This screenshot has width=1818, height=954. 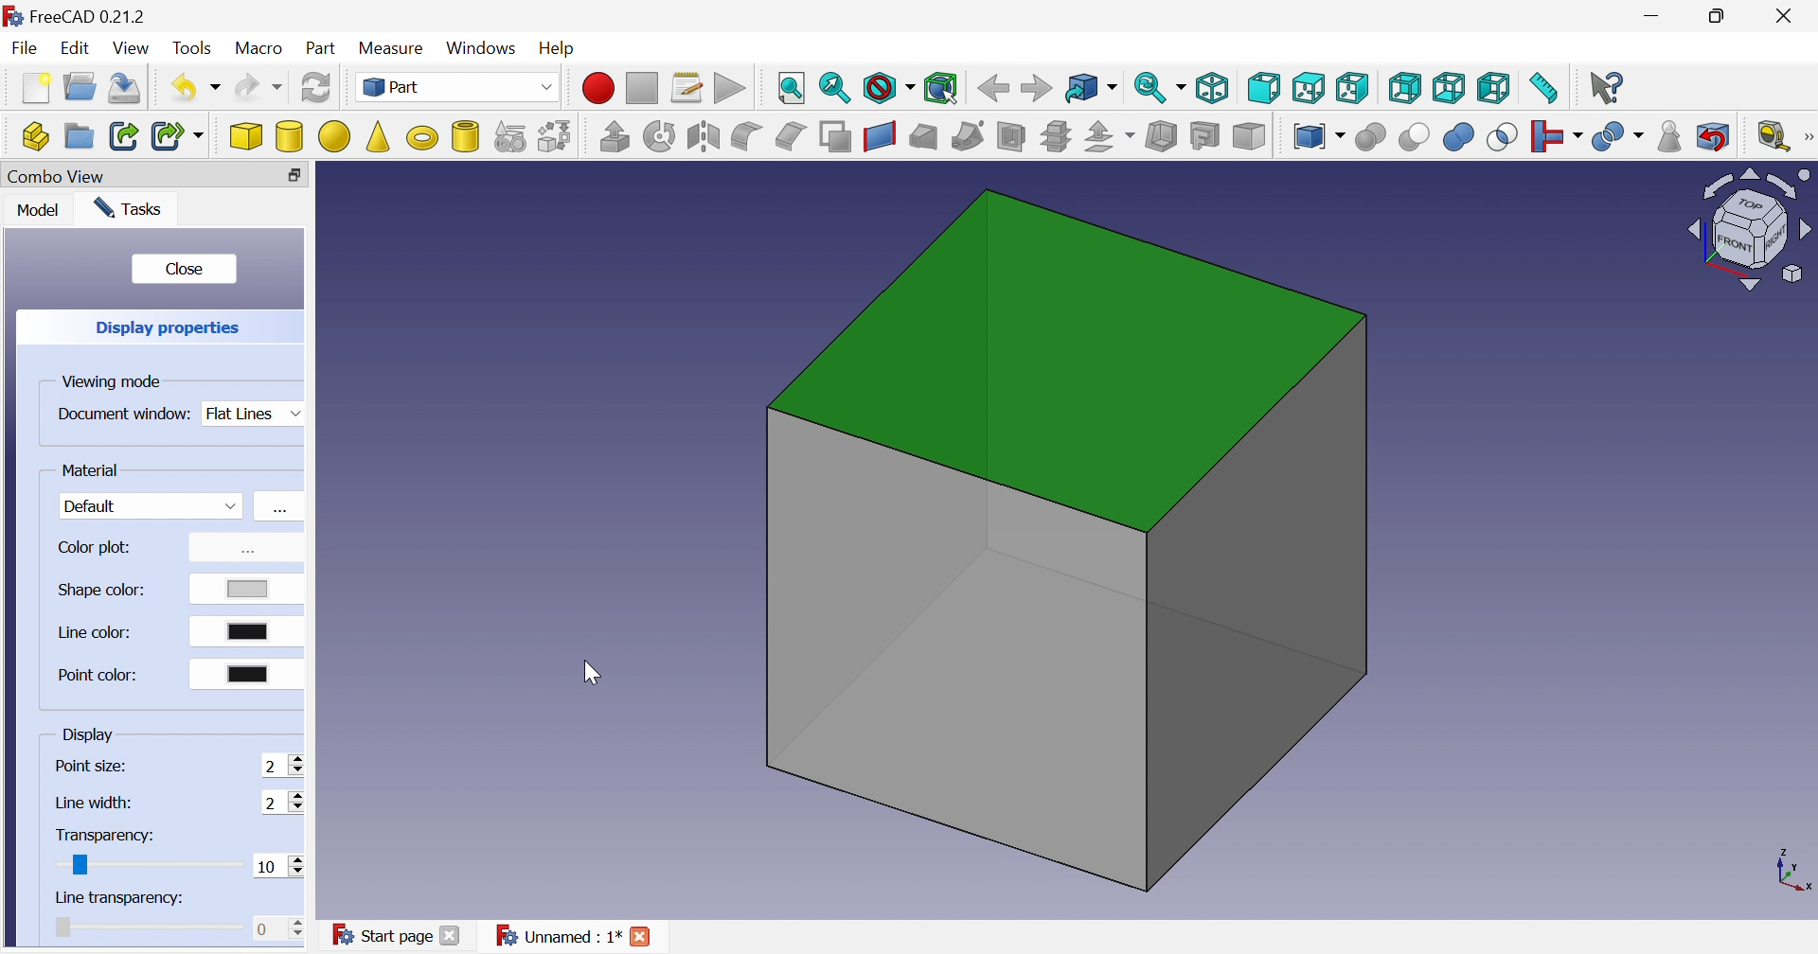 What do you see at coordinates (120, 135) in the screenshot?
I see `Make link` at bounding box center [120, 135].